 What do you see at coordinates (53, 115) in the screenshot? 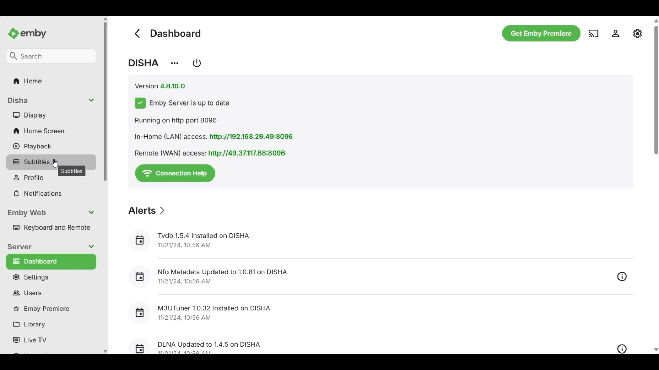
I see `Display` at bounding box center [53, 115].